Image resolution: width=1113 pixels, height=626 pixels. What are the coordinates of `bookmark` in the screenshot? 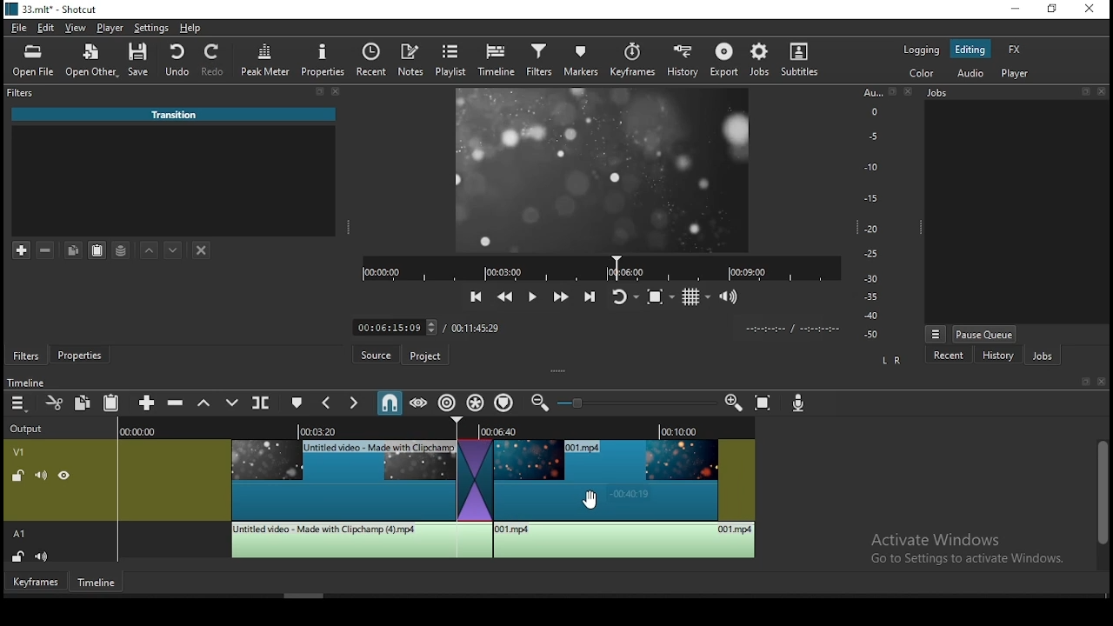 It's located at (1082, 382).